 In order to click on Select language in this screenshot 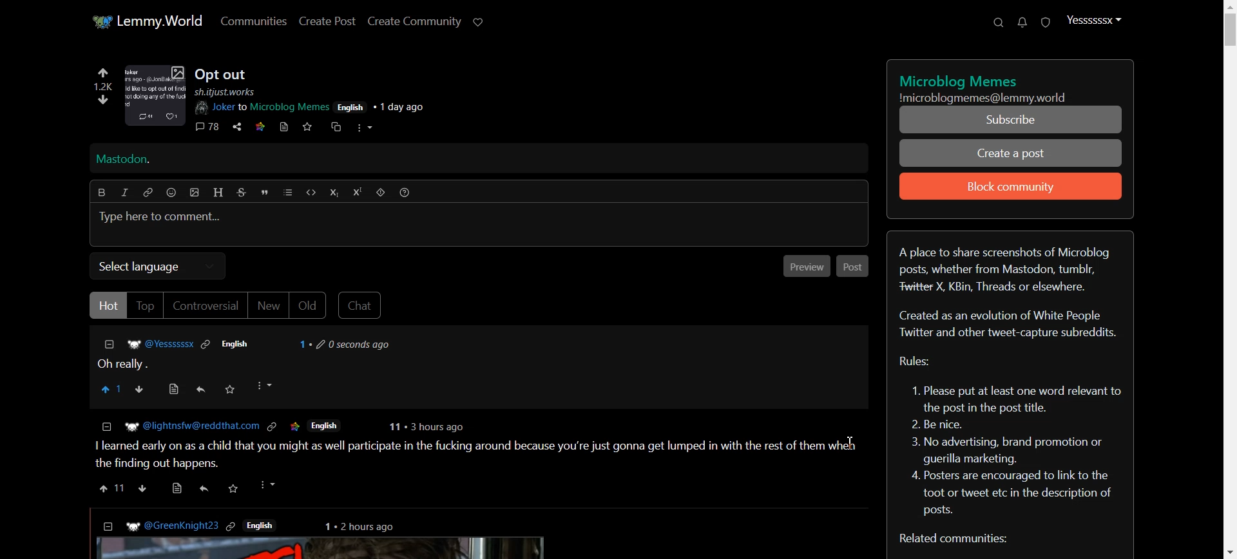, I will do `click(158, 265)`.